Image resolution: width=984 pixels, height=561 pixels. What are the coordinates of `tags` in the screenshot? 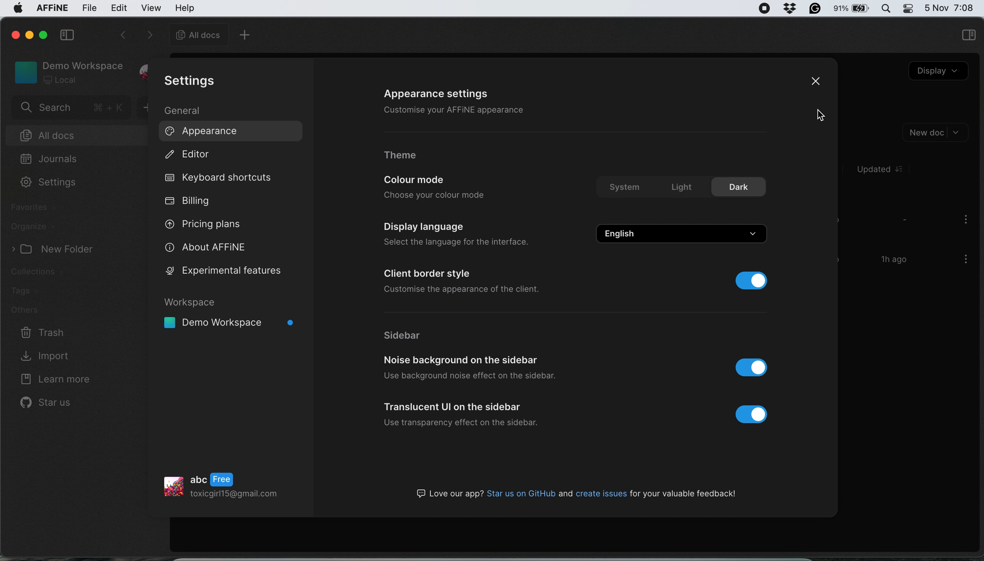 It's located at (26, 292).